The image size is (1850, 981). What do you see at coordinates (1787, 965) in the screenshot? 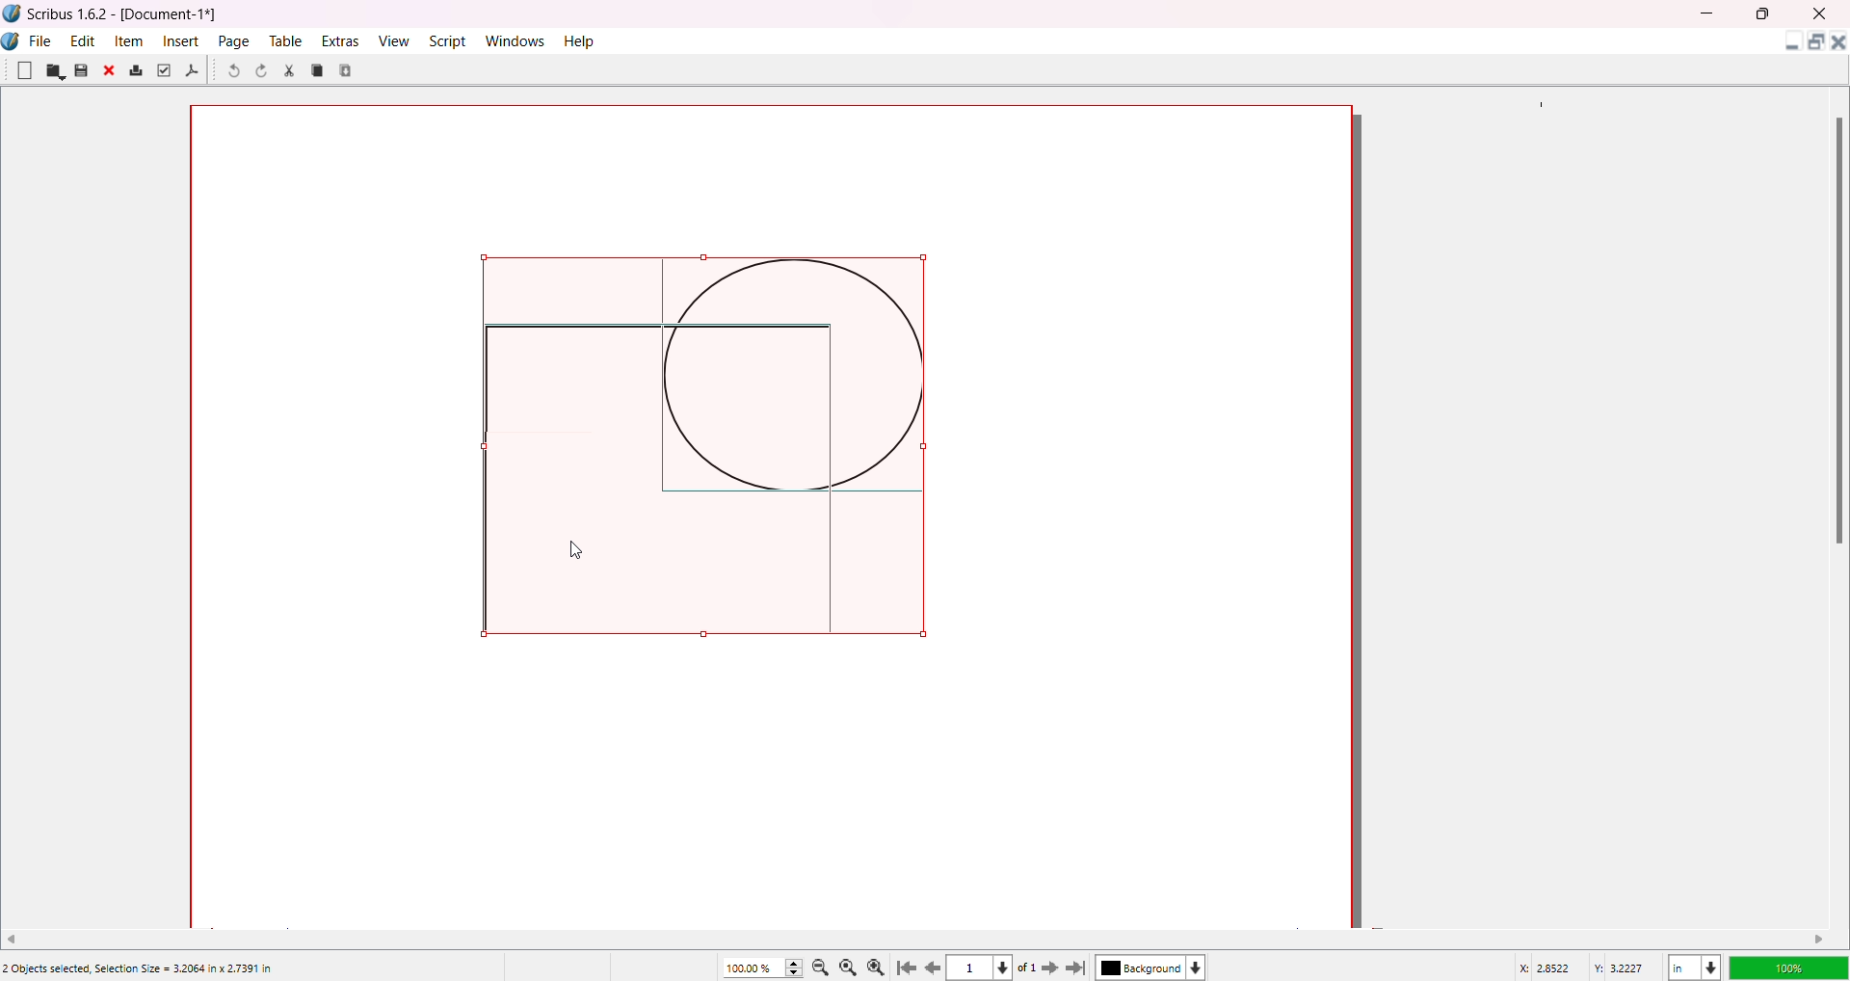
I see `Opacity` at bounding box center [1787, 965].